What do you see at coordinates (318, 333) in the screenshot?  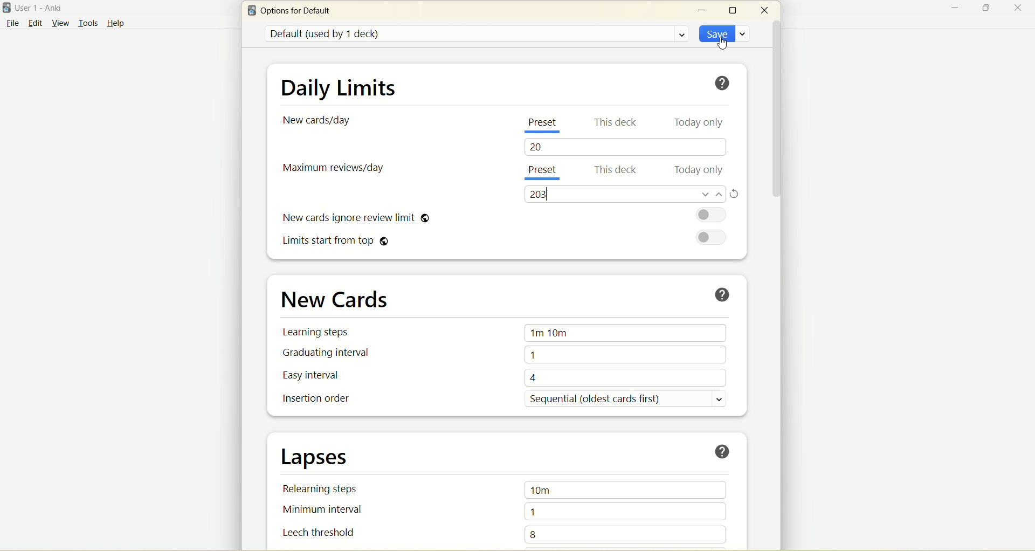 I see `learning steps` at bounding box center [318, 333].